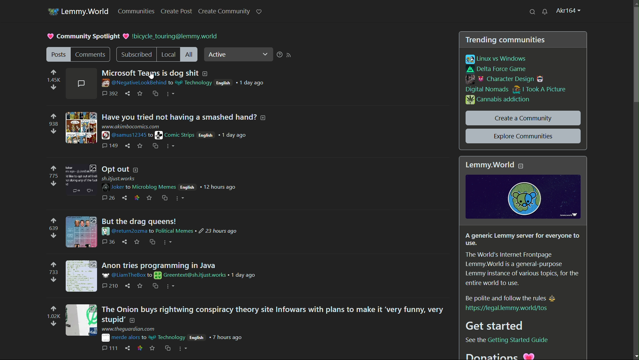 This screenshot has height=360, width=639. I want to click on get started, so click(497, 326).